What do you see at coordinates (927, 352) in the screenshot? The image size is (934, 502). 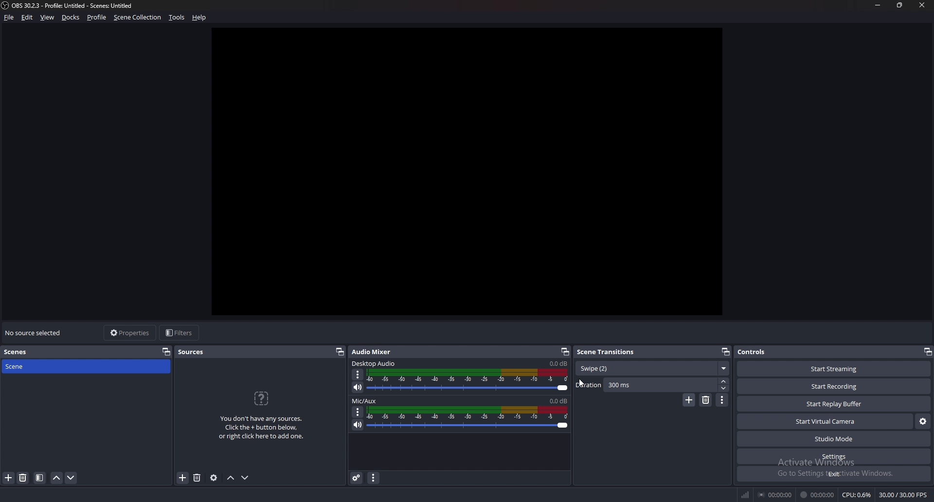 I see `pop out` at bounding box center [927, 352].